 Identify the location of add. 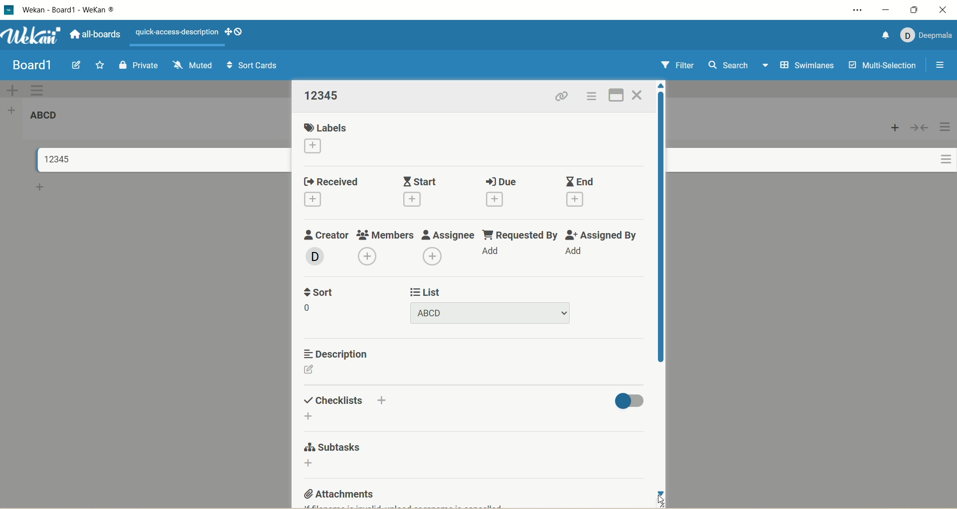
(313, 465).